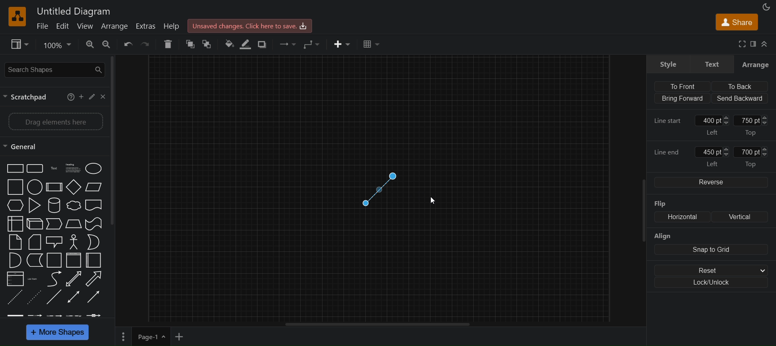 This screenshot has width=776, height=346. I want to click on table, so click(374, 45).